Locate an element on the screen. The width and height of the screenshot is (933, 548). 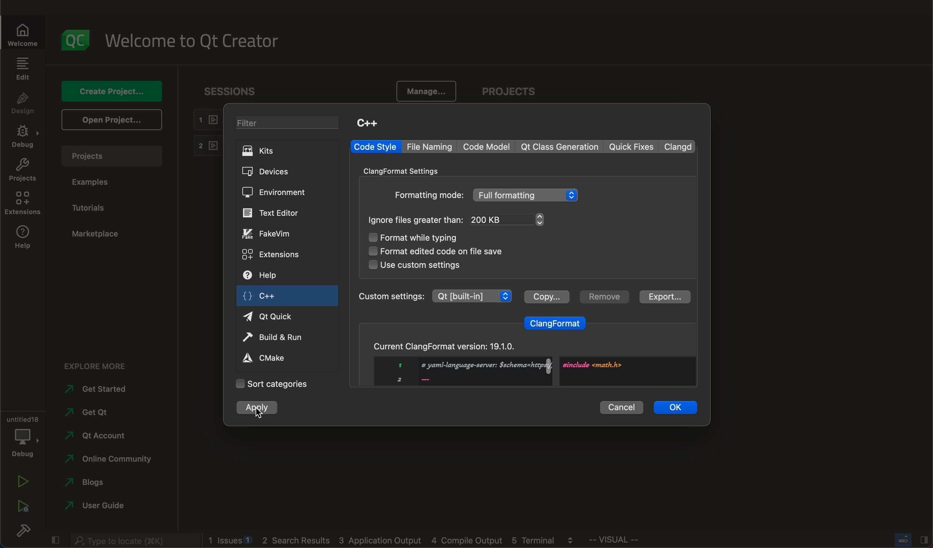
Apply is located at coordinates (262, 407).